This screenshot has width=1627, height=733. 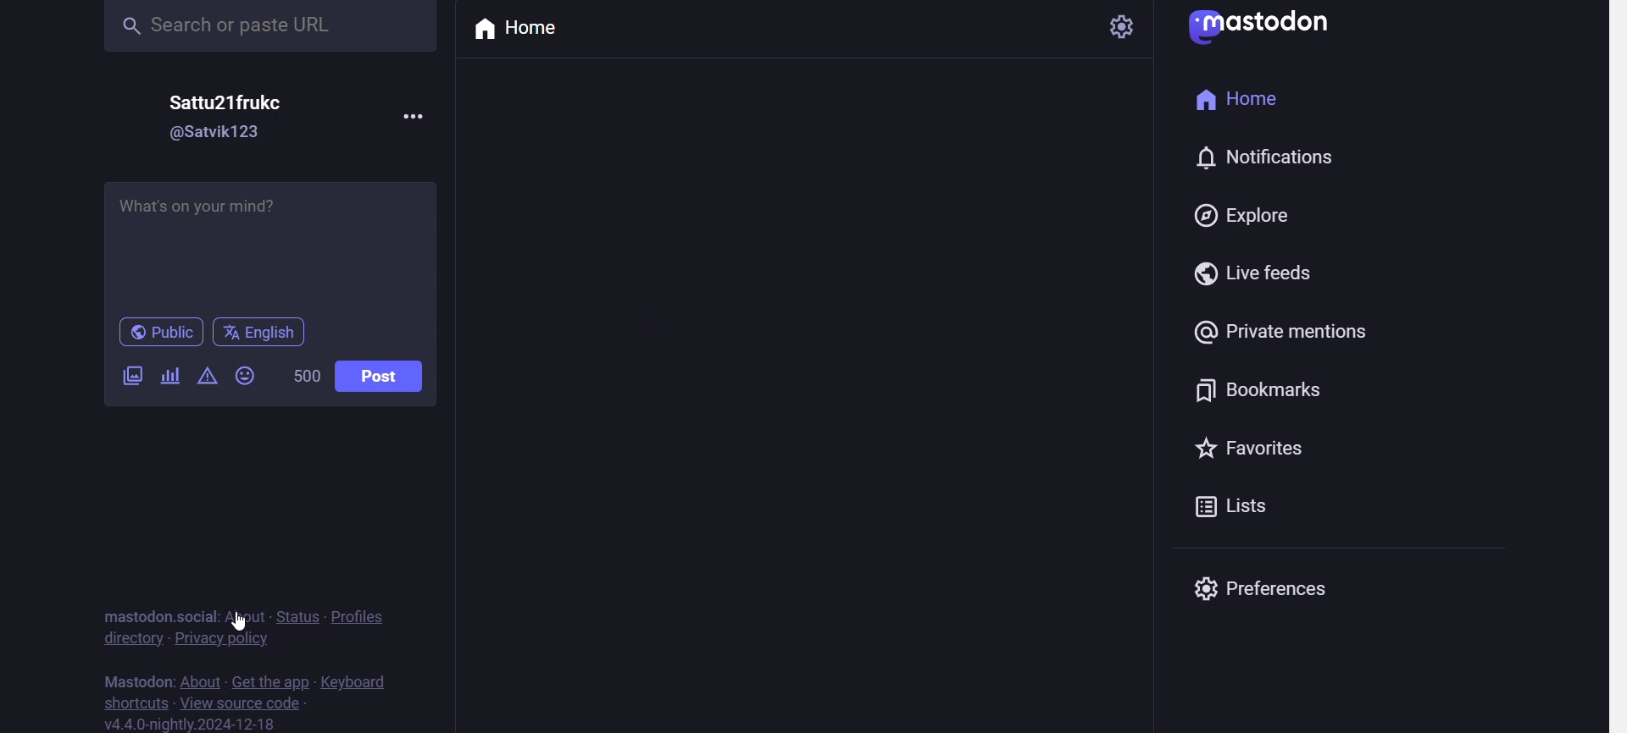 What do you see at coordinates (222, 639) in the screenshot?
I see `privacy policy` at bounding box center [222, 639].